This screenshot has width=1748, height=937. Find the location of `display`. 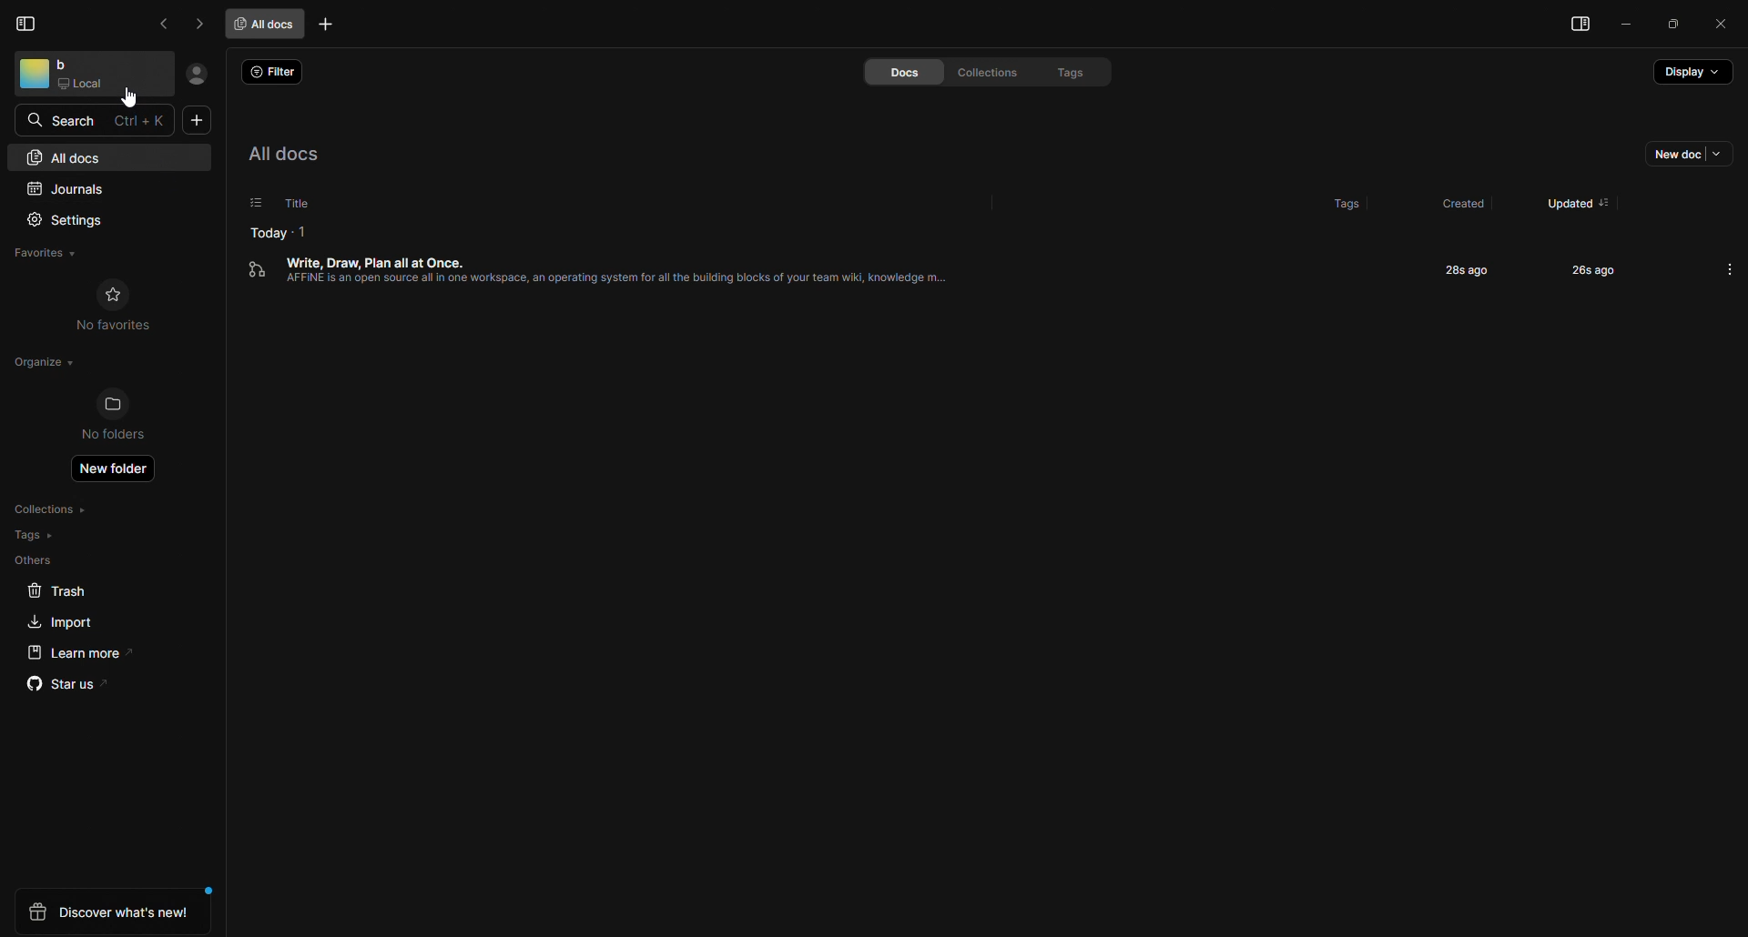

display is located at coordinates (1691, 77).